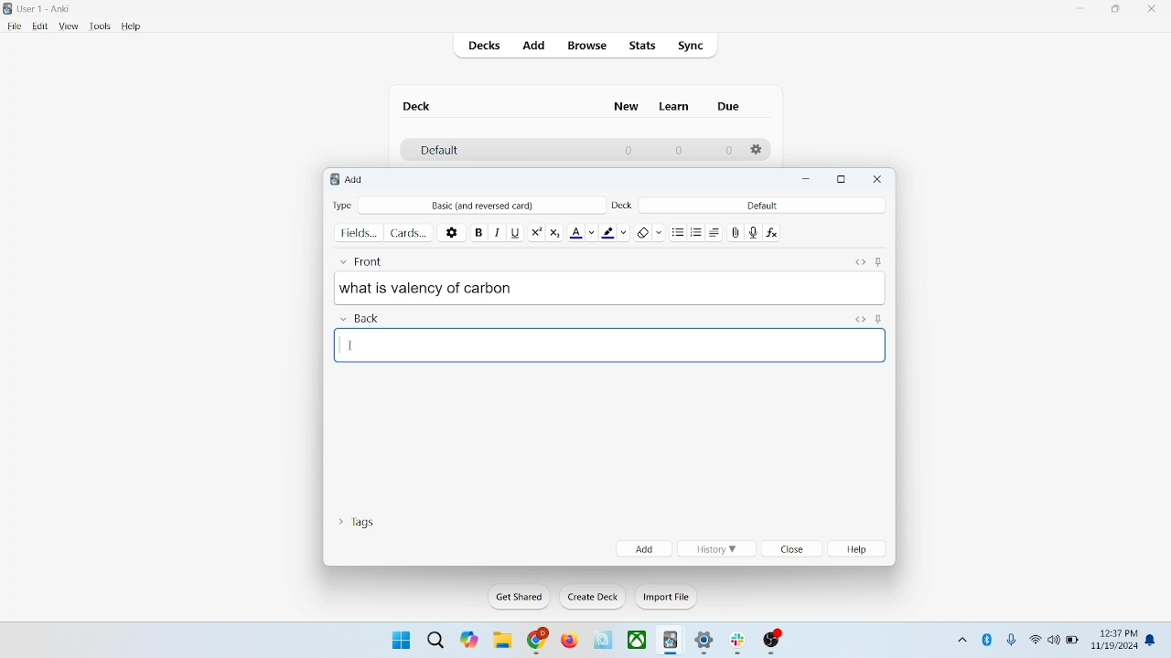 This screenshot has width=1171, height=658. I want to click on themes, so click(469, 640).